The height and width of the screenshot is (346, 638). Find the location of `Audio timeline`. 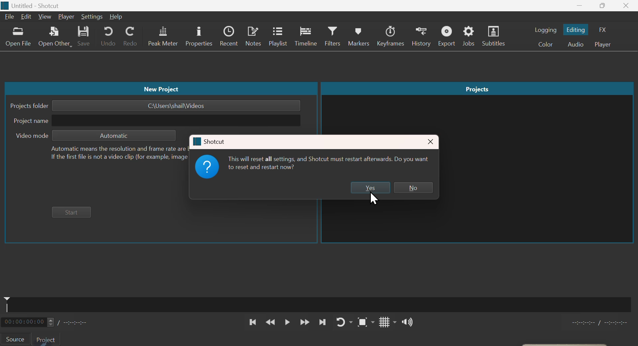

Audio timeline is located at coordinates (320, 303).